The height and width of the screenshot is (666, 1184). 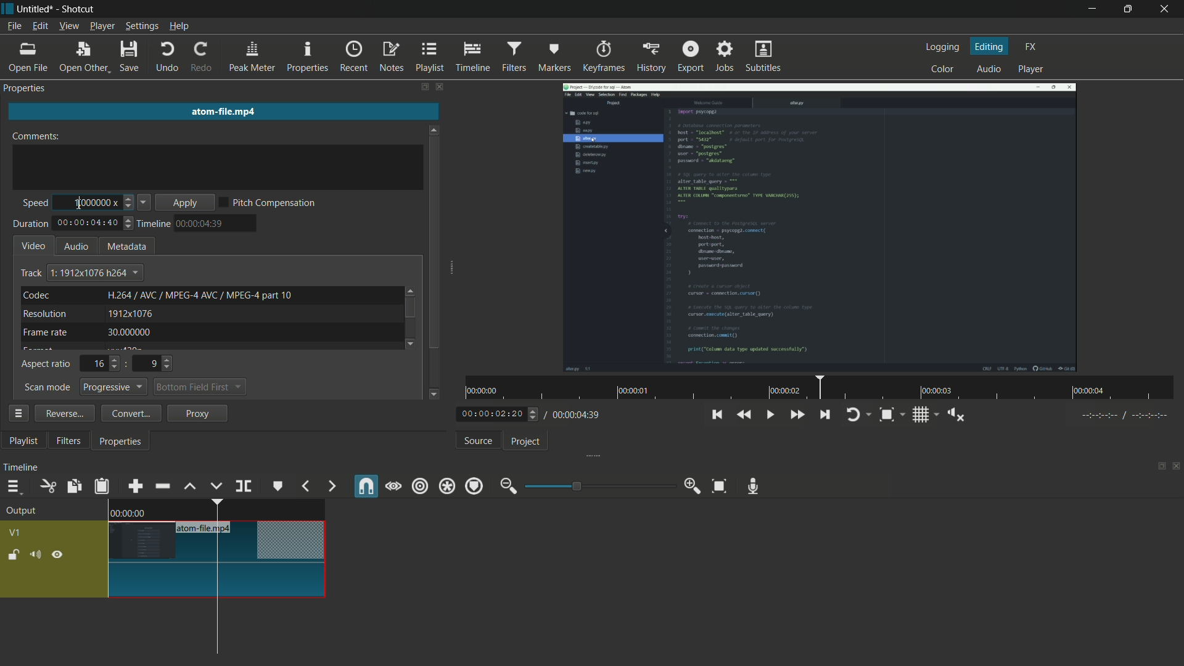 I want to click on copy, so click(x=73, y=486).